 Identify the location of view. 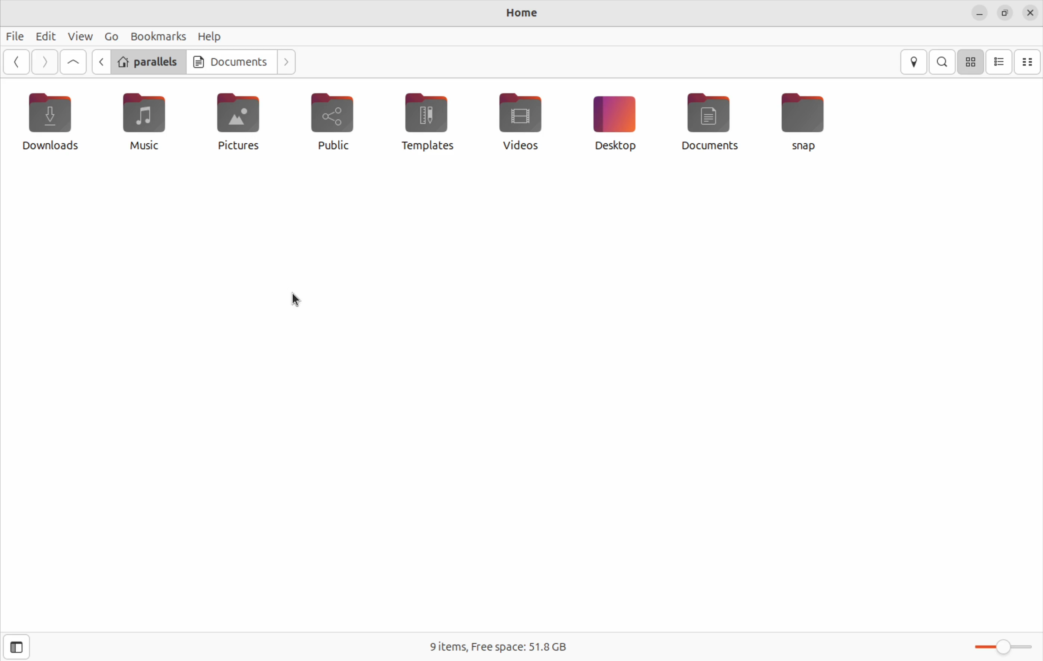
(78, 36).